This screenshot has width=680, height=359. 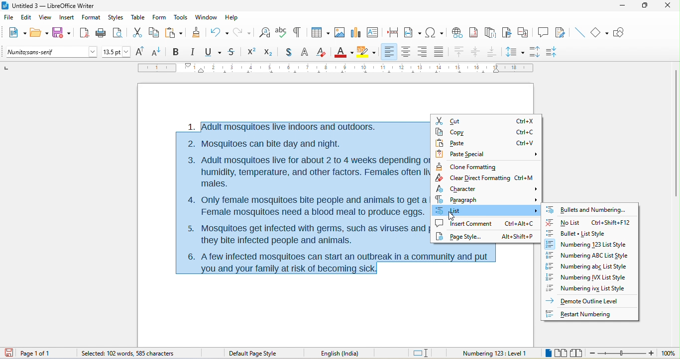 What do you see at coordinates (676, 132) in the screenshot?
I see `vertical scroll bar` at bounding box center [676, 132].